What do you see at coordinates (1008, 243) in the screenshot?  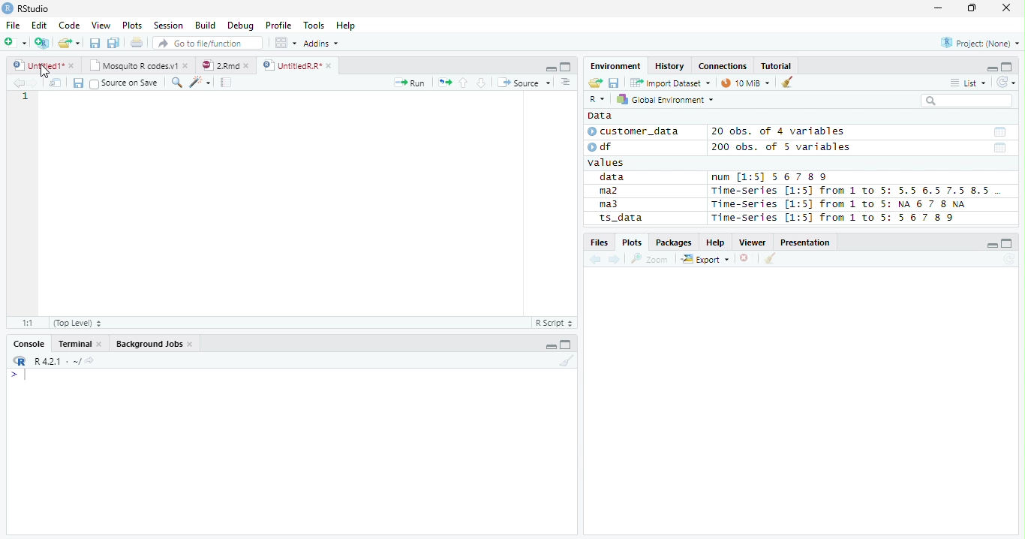 I see `Maximize` at bounding box center [1008, 243].